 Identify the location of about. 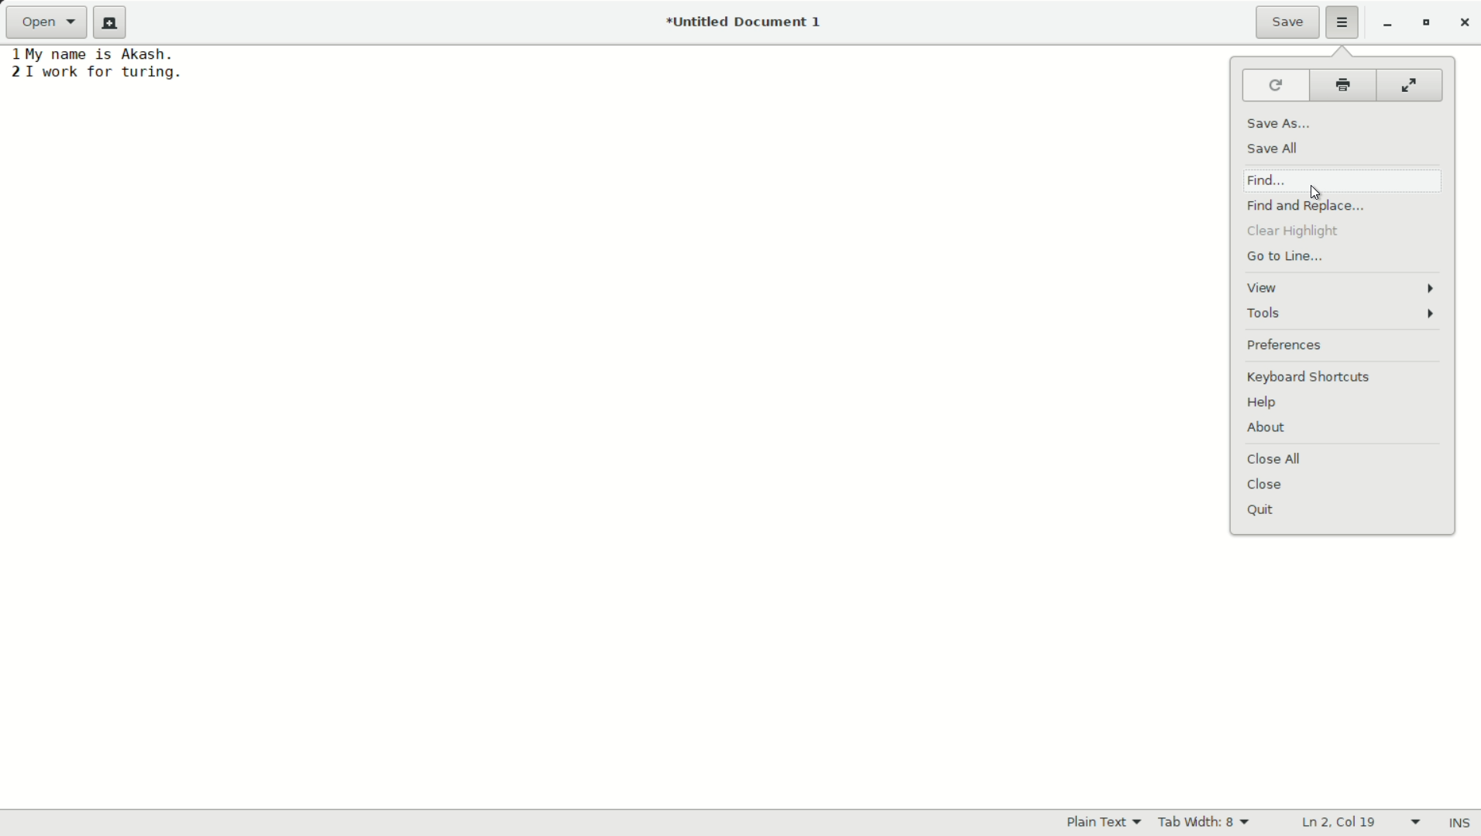
(1266, 428).